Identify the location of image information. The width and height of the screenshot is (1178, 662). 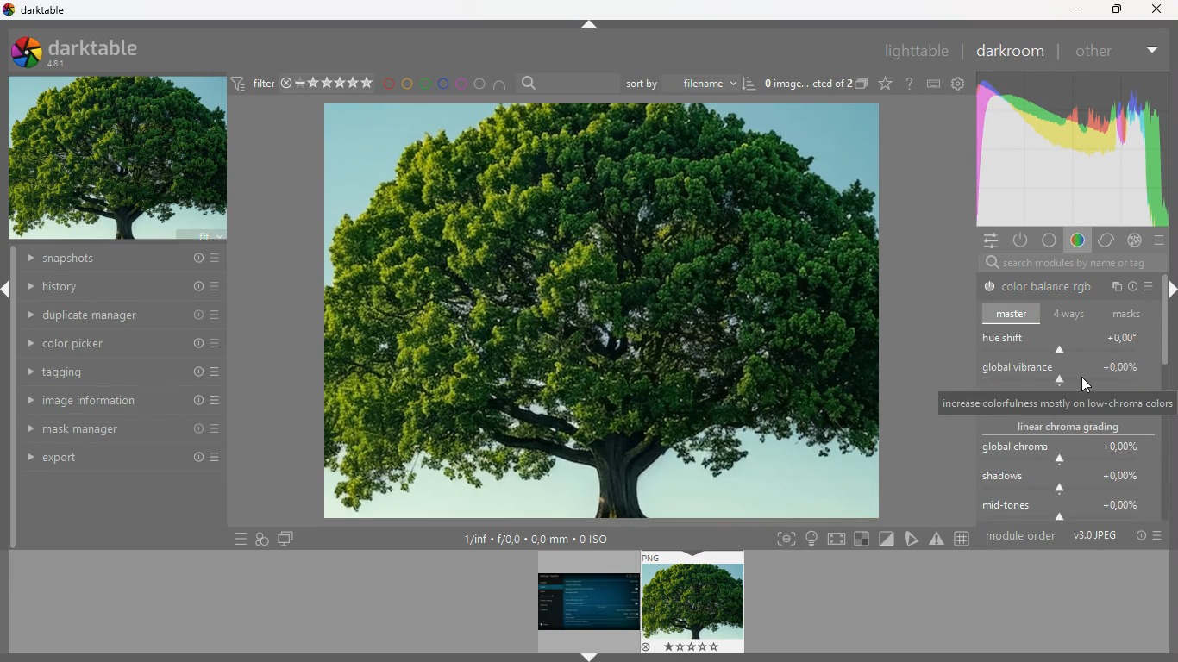
(122, 401).